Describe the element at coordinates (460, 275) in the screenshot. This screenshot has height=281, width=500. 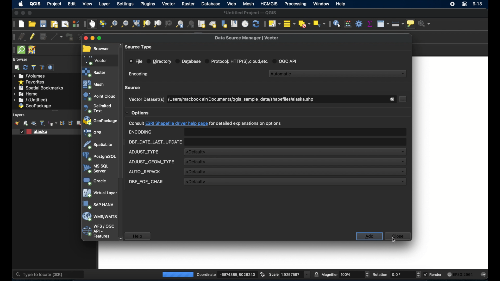
I see `current crs` at that location.